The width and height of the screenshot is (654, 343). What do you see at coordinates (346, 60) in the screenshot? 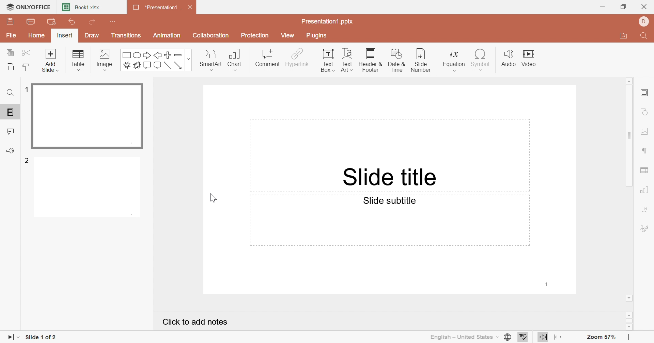
I see `Text Art` at bounding box center [346, 60].